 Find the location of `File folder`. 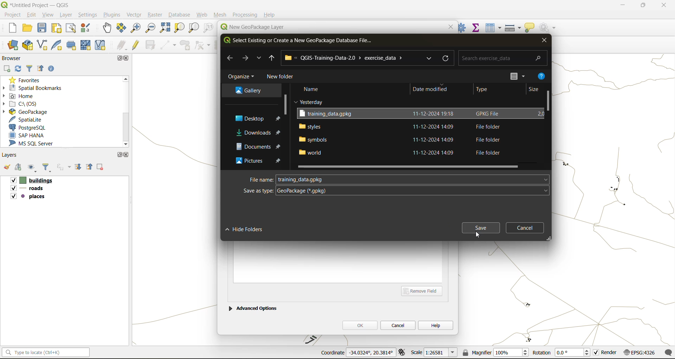

File folder is located at coordinates (486, 139).